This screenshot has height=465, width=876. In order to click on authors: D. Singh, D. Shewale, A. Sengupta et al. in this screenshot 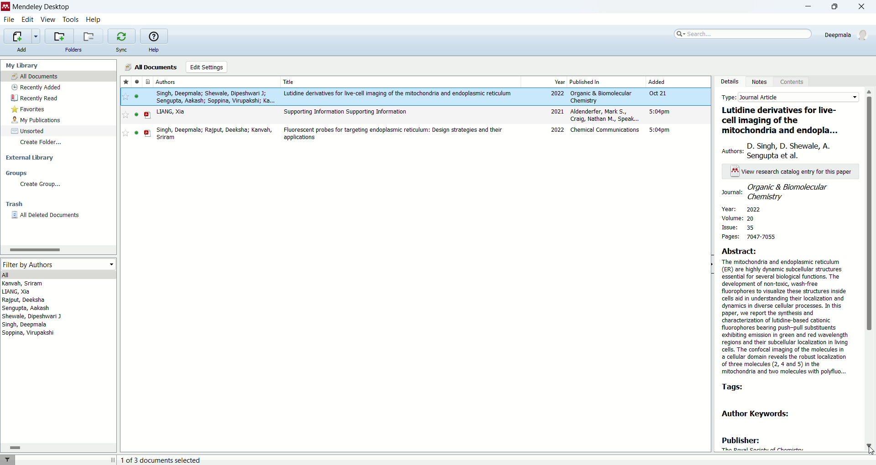, I will do `click(788, 148)`.